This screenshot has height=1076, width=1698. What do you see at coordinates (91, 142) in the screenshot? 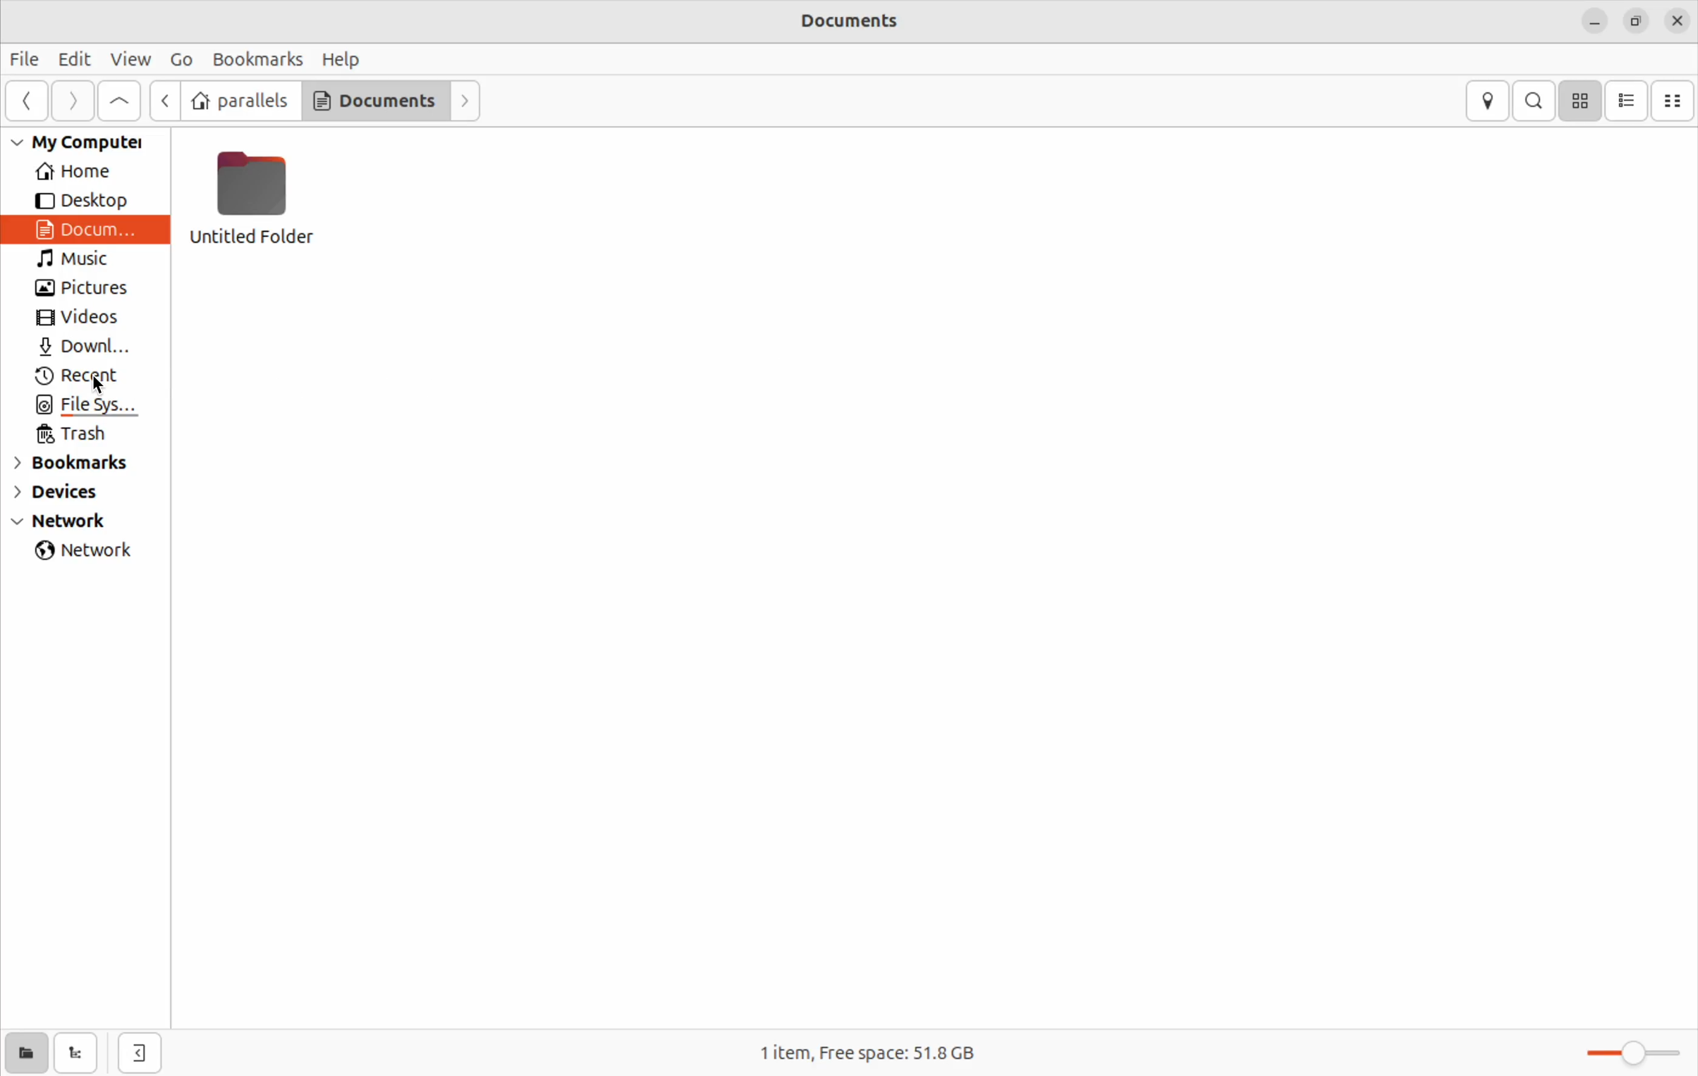
I see `my computer` at bounding box center [91, 142].